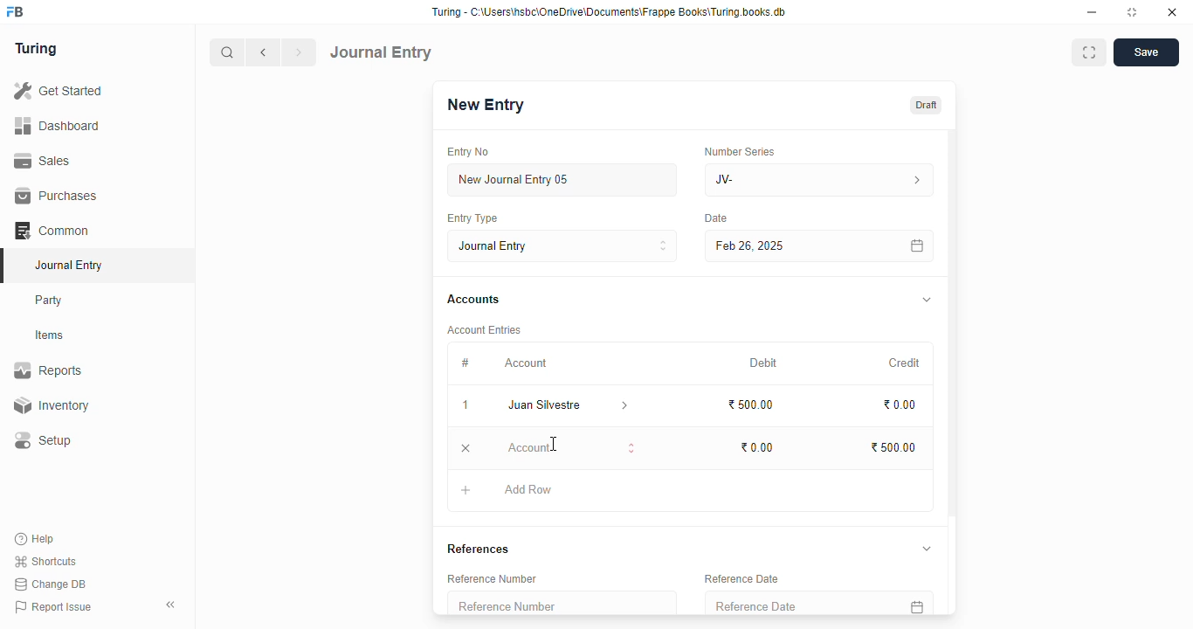  I want to click on save, so click(1146, 52).